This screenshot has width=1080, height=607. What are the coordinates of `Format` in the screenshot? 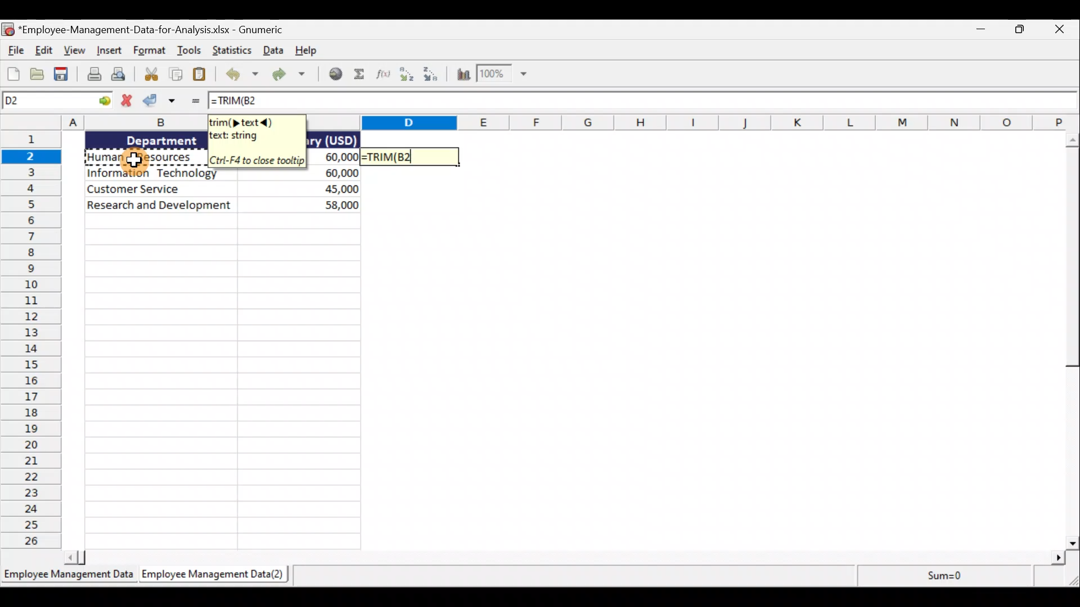 It's located at (149, 51).